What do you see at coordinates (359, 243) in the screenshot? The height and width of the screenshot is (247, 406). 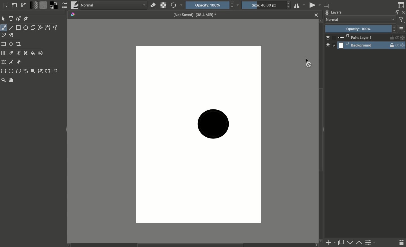 I see `Lower layer` at bounding box center [359, 243].